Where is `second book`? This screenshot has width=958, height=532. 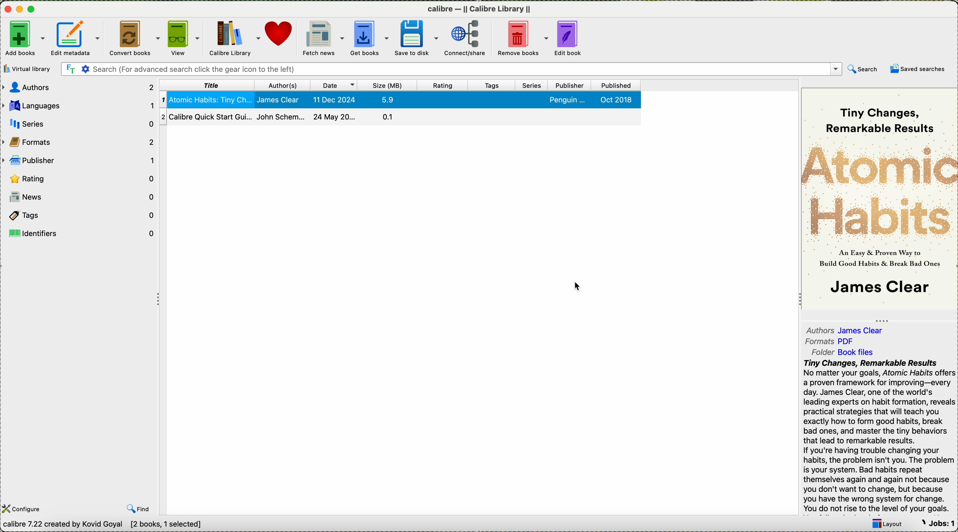
second book is located at coordinates (401, 119).